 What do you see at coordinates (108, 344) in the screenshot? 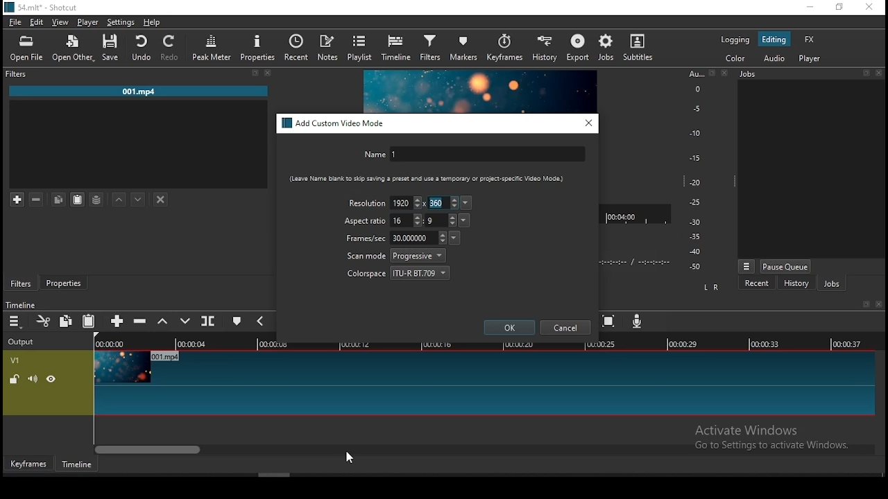
I see `00:00:00` at bounding box center [108, 344].